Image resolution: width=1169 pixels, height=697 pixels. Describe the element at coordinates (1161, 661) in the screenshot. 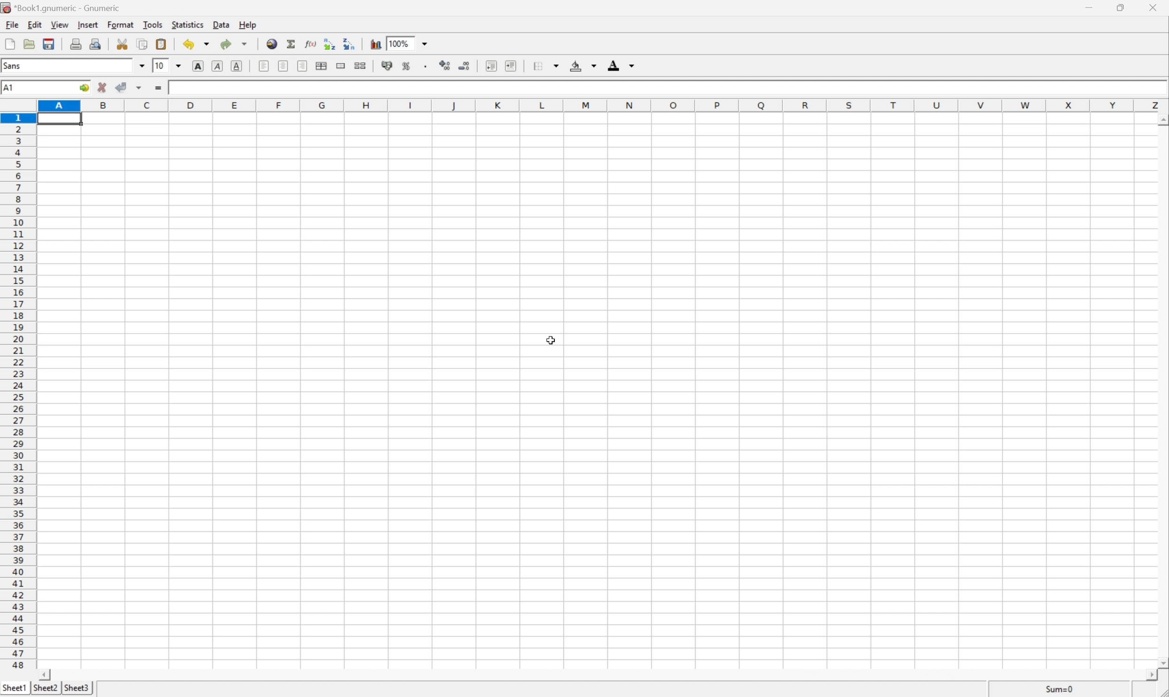

I see `Scroll Down` at that location.